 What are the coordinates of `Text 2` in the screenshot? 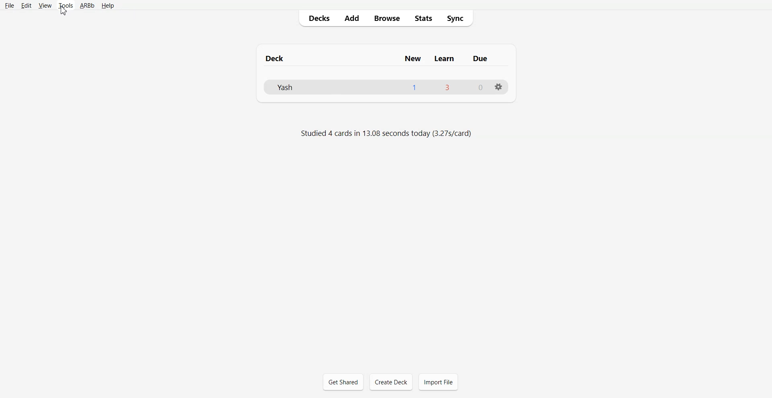 It's located at (386, 133).